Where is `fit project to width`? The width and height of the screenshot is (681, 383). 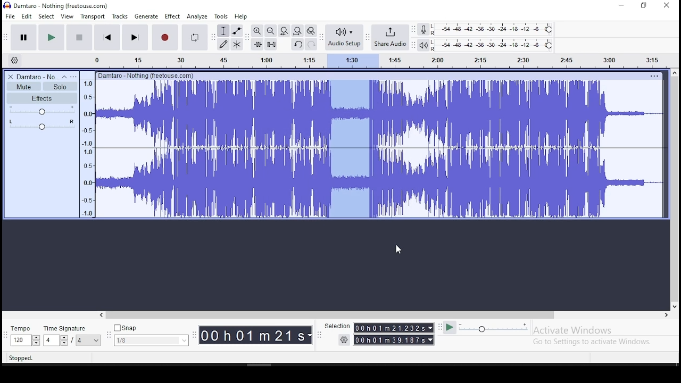
fit project to width is located at coordinates (297, 30).